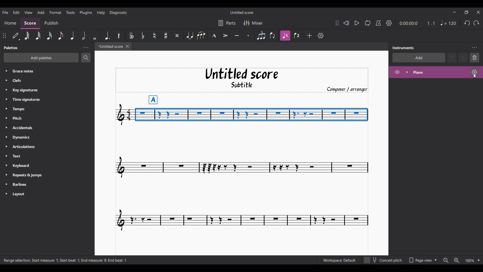  What do you see at coordinates (309, 36) in the screenshot?
I see `Add` at bounding box center [309, 36].